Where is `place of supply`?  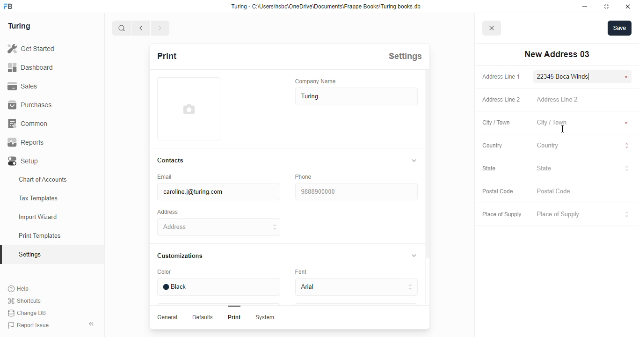
place of supply is located at coordinates (583, 215).